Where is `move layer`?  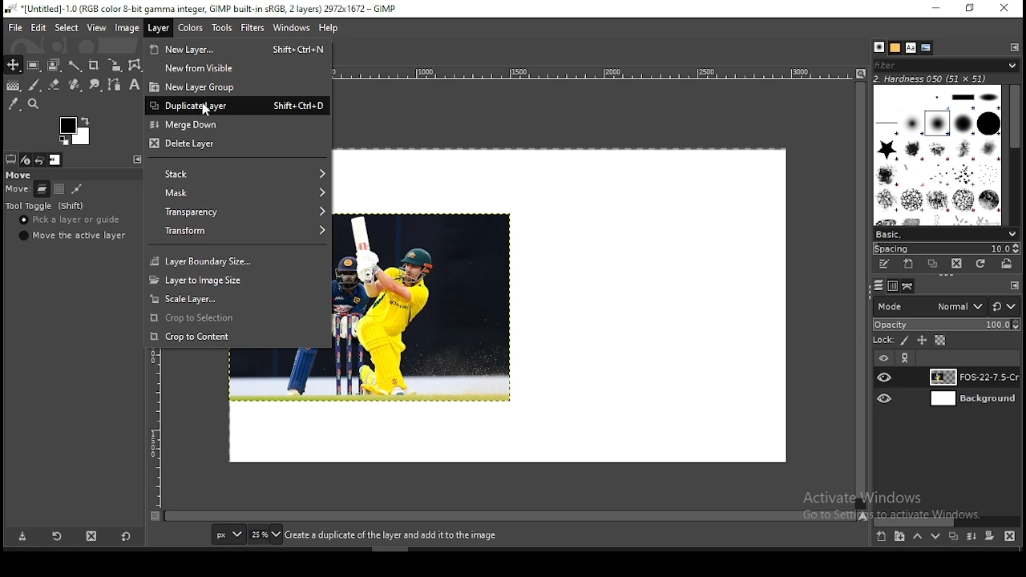 move layer is located at coordinates (42, 189).